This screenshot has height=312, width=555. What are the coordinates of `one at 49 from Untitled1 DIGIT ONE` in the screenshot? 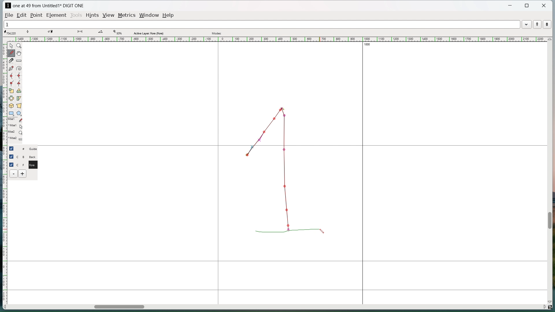 It's located at (48, 6).